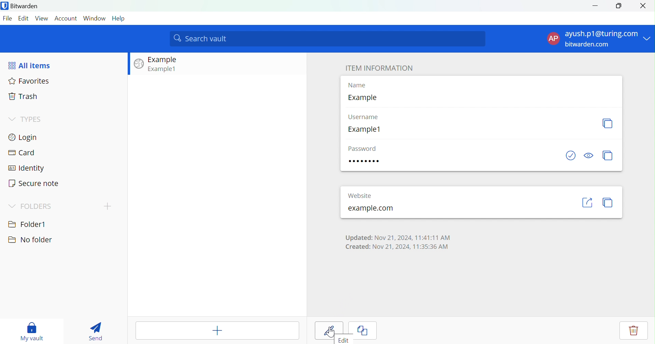 Image resolution: width=655 pixels, height=344 pixels. I want to click on Help, so click(119, 18).